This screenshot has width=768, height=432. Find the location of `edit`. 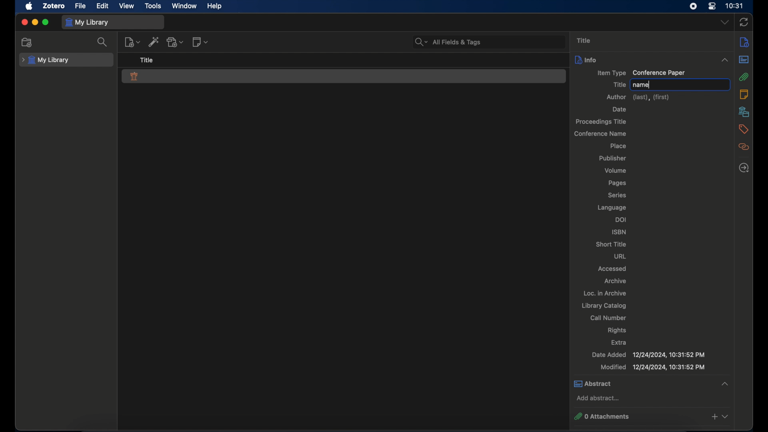

edit is located at coordinates (102, 6).